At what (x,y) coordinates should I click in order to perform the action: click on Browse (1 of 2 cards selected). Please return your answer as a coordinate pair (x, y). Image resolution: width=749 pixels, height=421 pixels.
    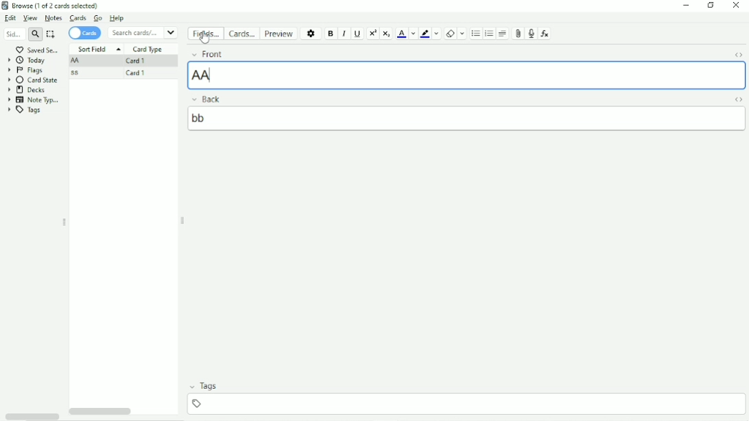
    Looking at the image, I should click on (58, 5).